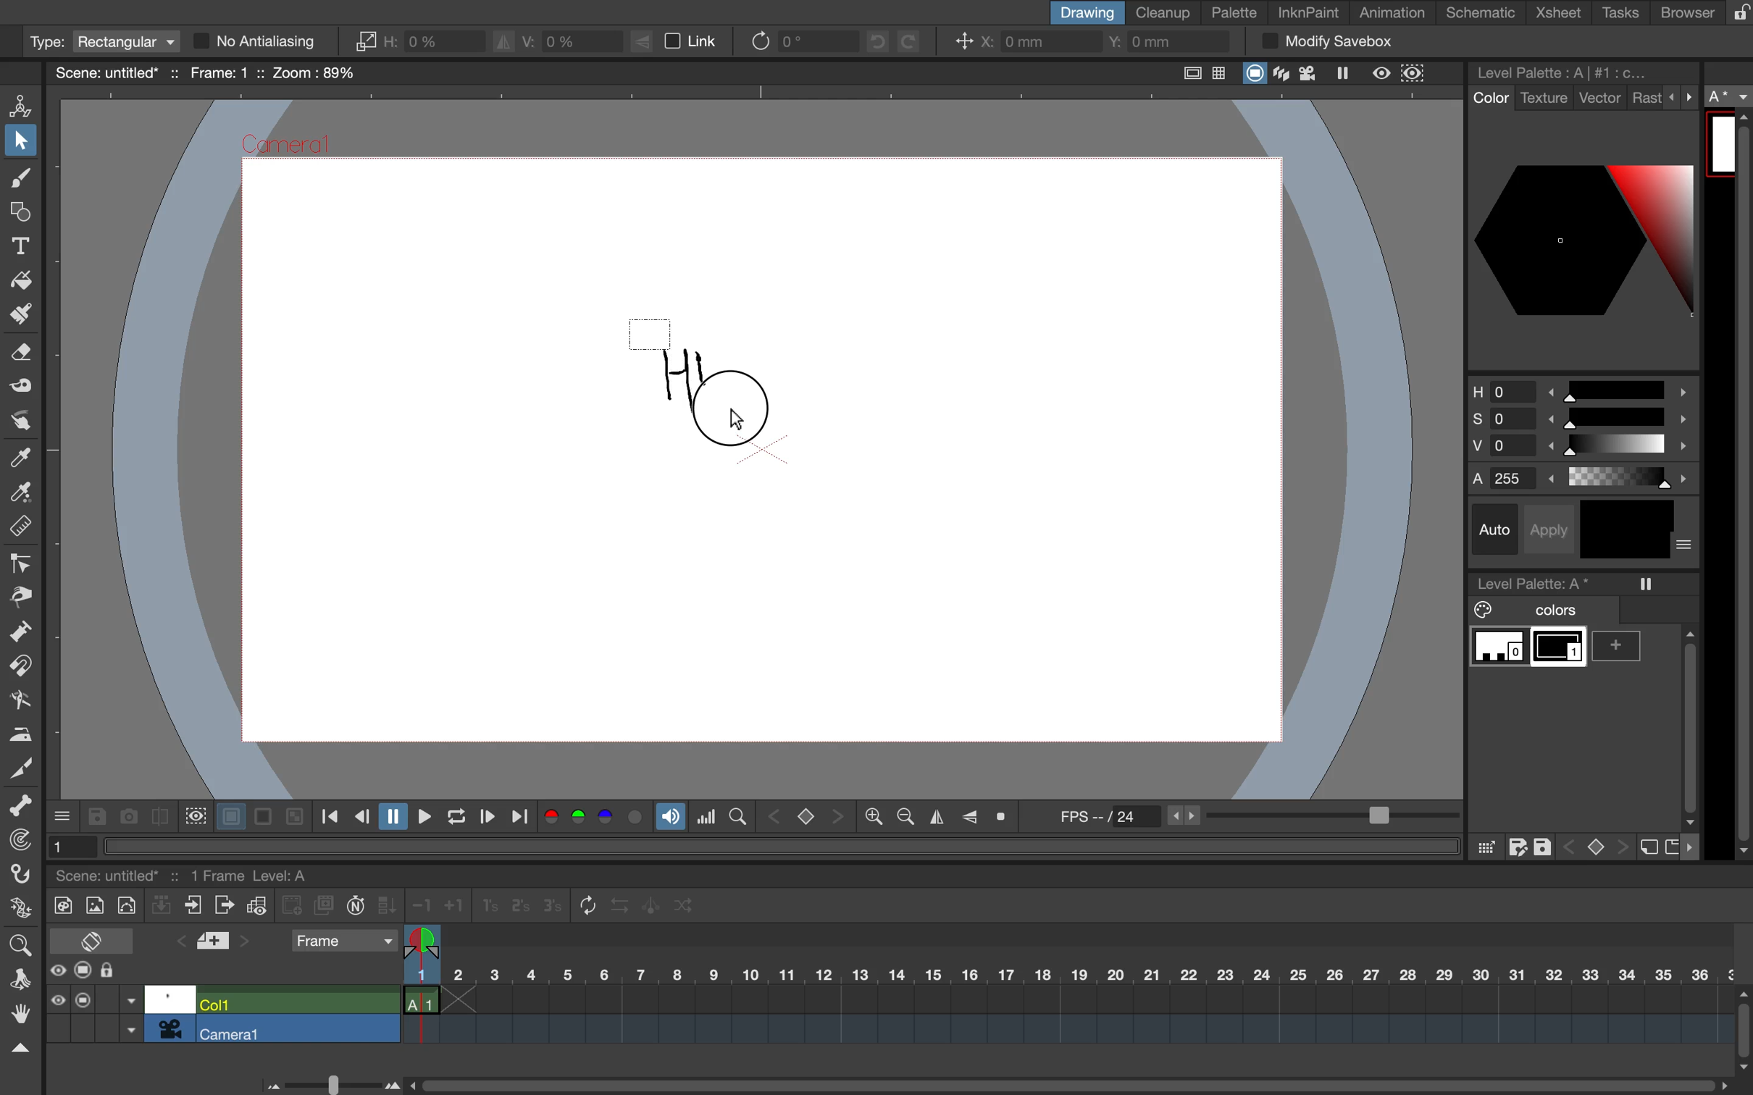  What do you see at coordinates (15, 977) in the screenshot?
I see `rotate tool` at bounding box center [15, 977].